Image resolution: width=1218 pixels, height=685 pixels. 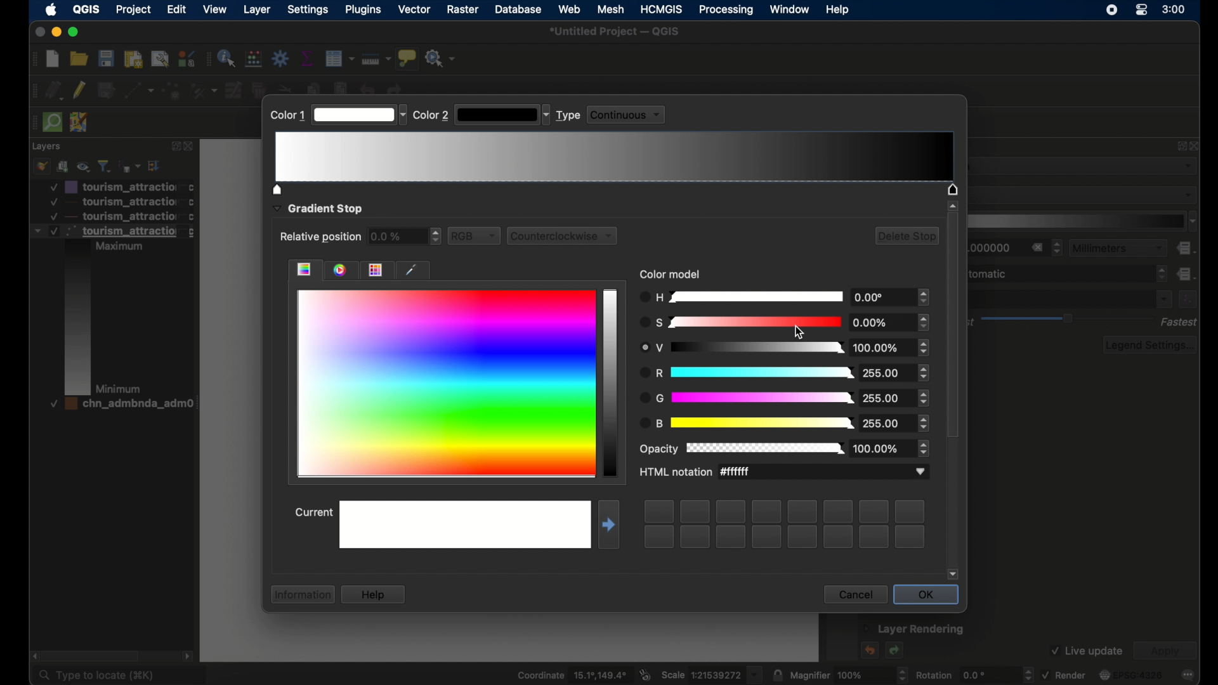 What do you see at coordinates (1187, 273) in the screenshot?
I see `data defined override` at bounding box center [1187, 273].